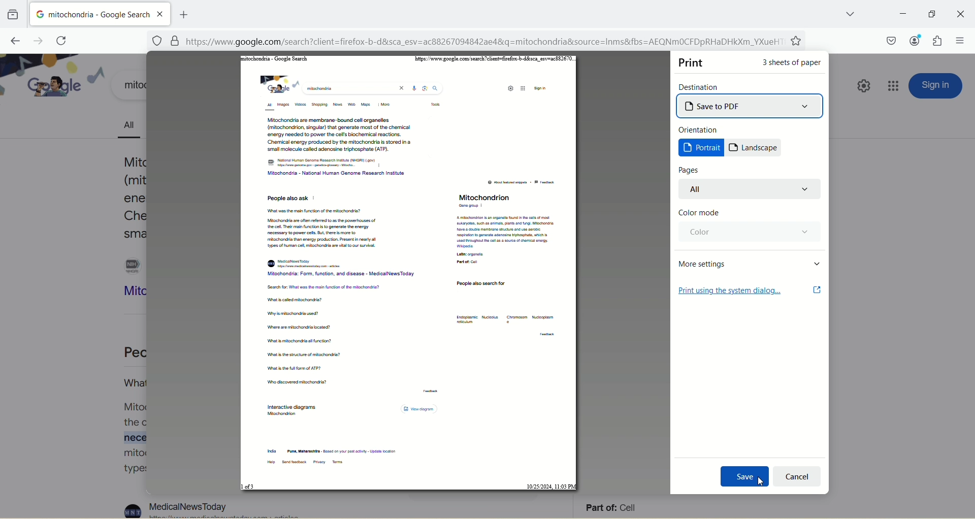 Image resolution: width=975 pixels, height=519 pixels. I want to click on more settings, so click(749, 263).